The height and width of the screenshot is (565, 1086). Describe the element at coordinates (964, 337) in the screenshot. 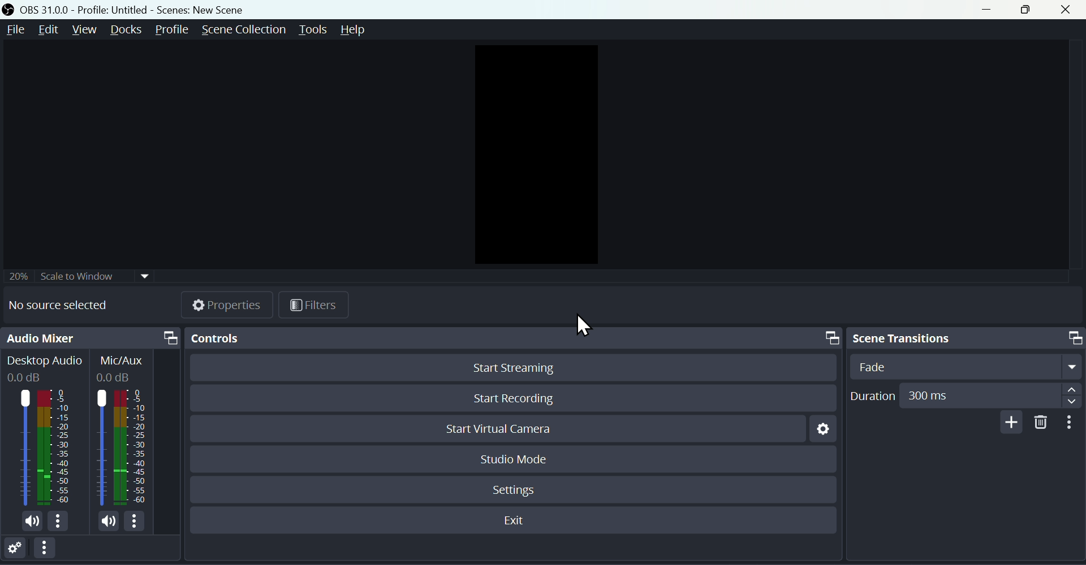

I see `Scene transition` at that location.